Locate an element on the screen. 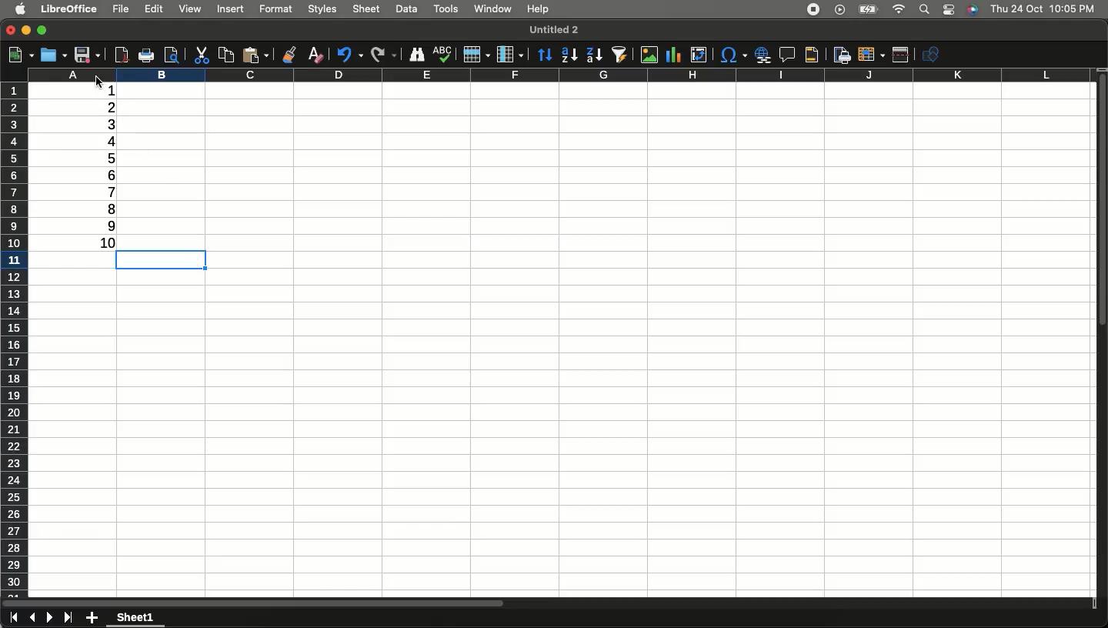 The height and width of the screenshot is (628, 1108). Minimize is located at coordinates (27, 32).